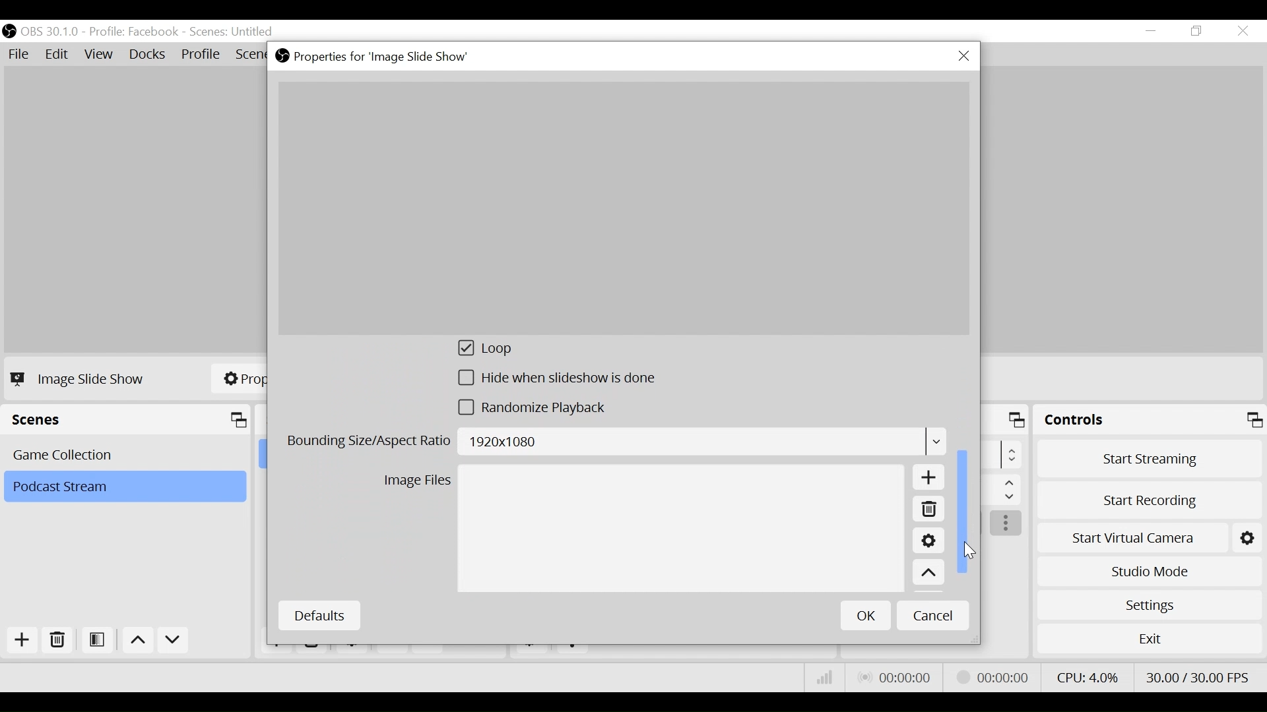 The image size is (1267, 712). I want to click on Restore, so click(1198, 32).